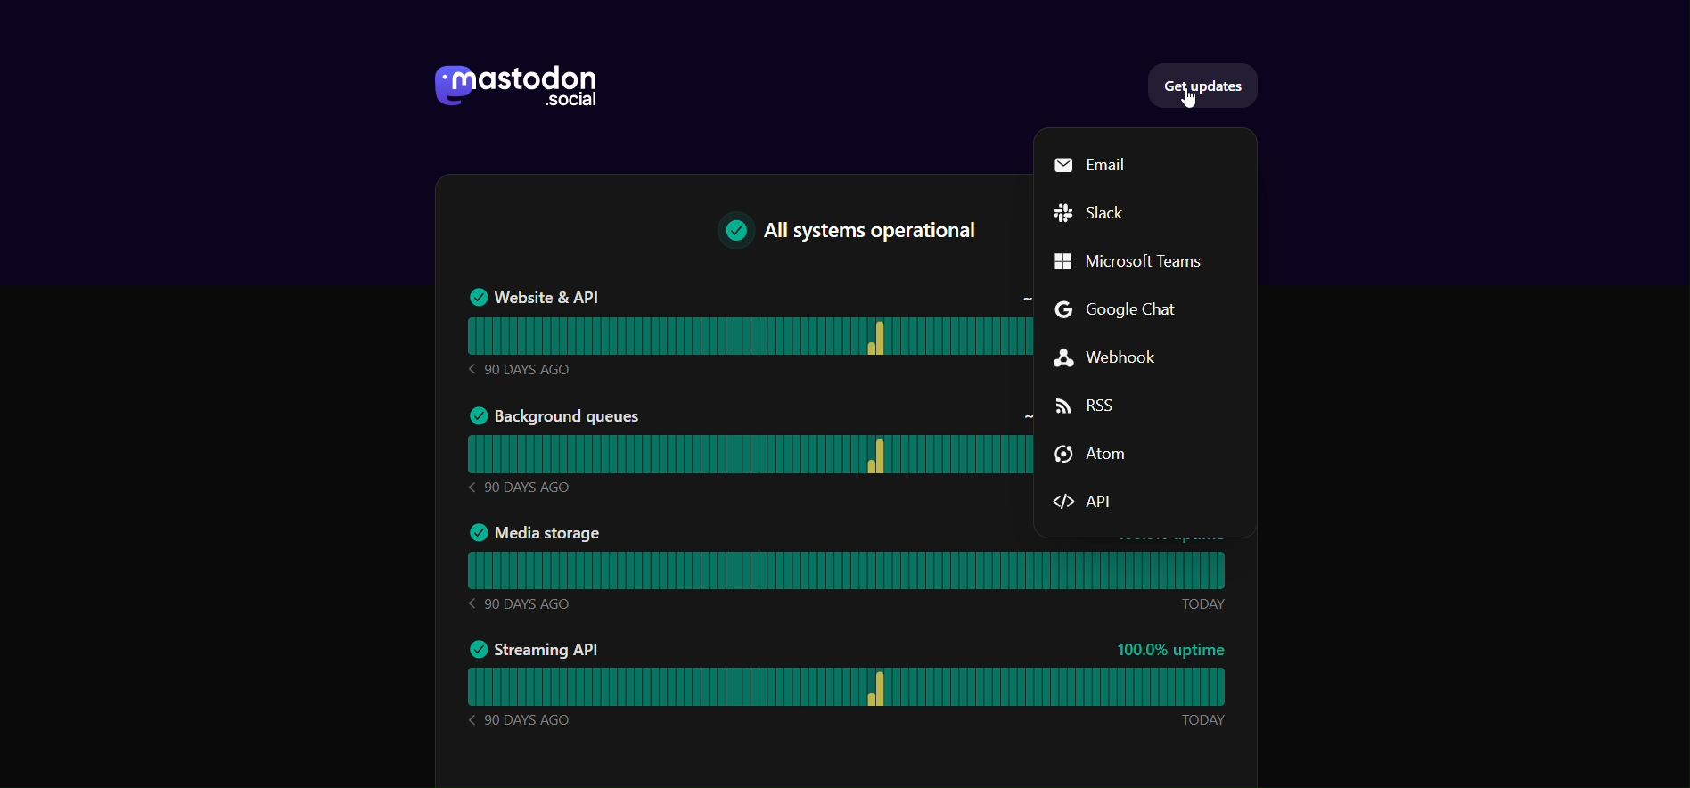 Image resolution: width=1690 pixels, height=788 pixels. I want to click on logo, so click(508, 82).